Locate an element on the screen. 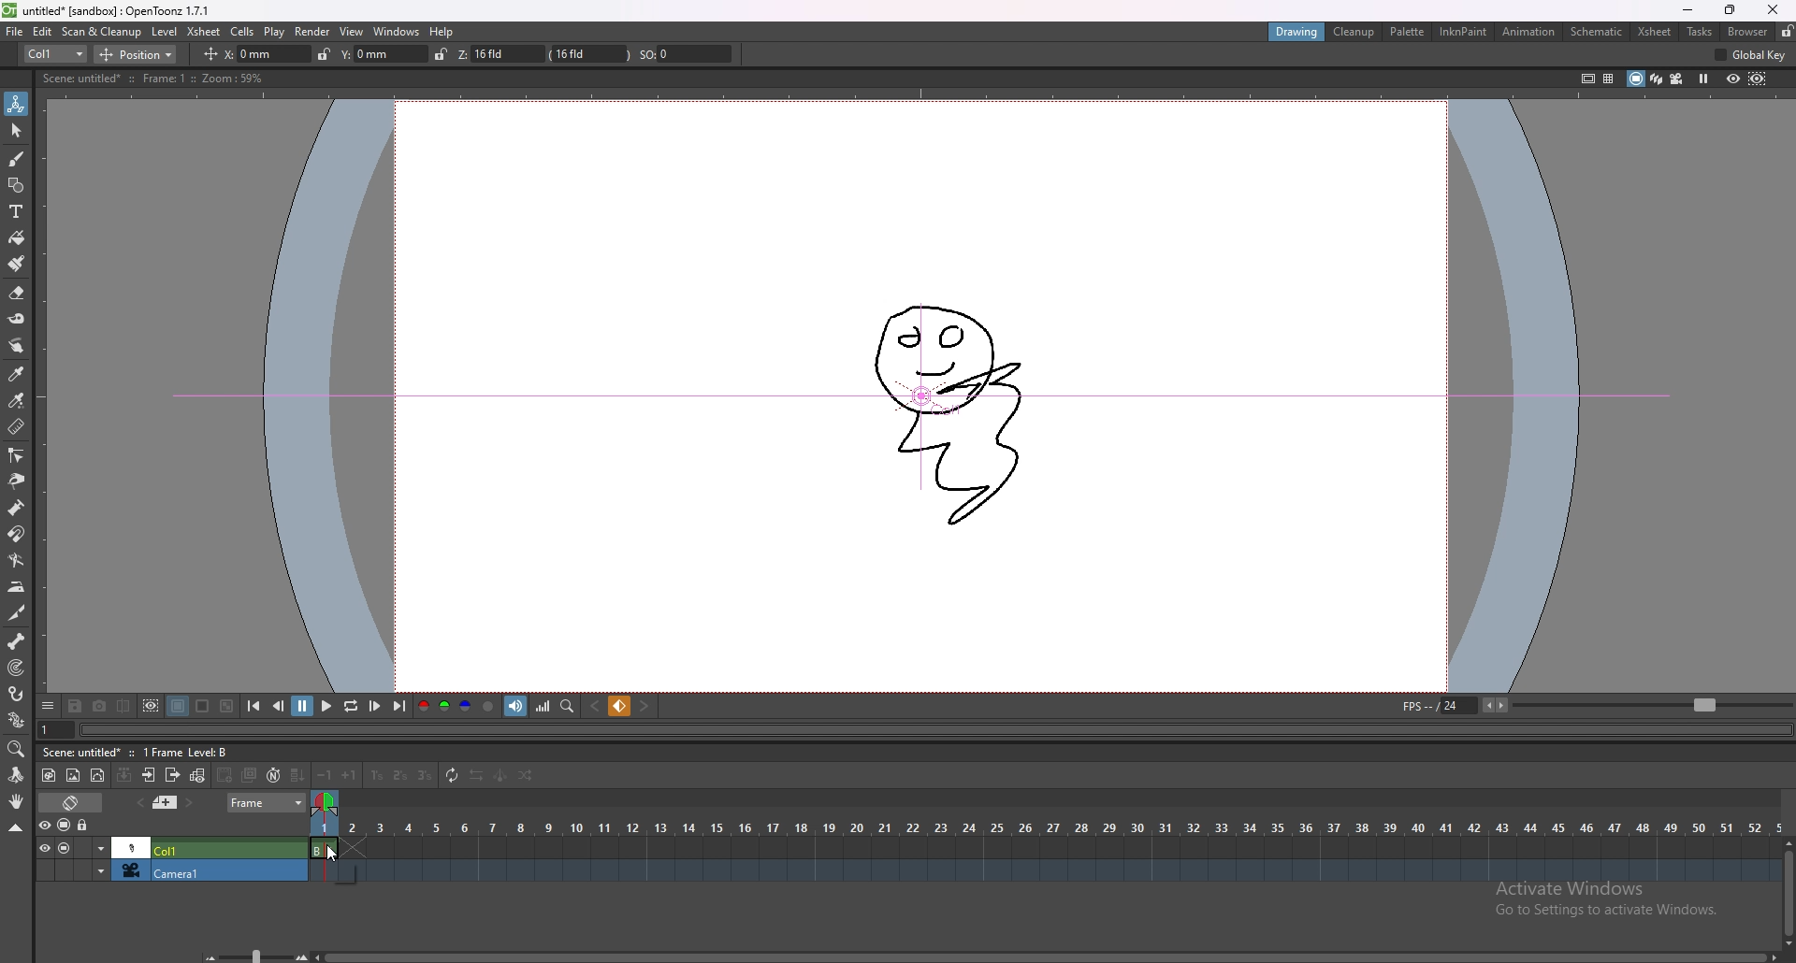 The width and height of the screenshot is (1796, 963). schematic is located at coordinates (1597, 31).